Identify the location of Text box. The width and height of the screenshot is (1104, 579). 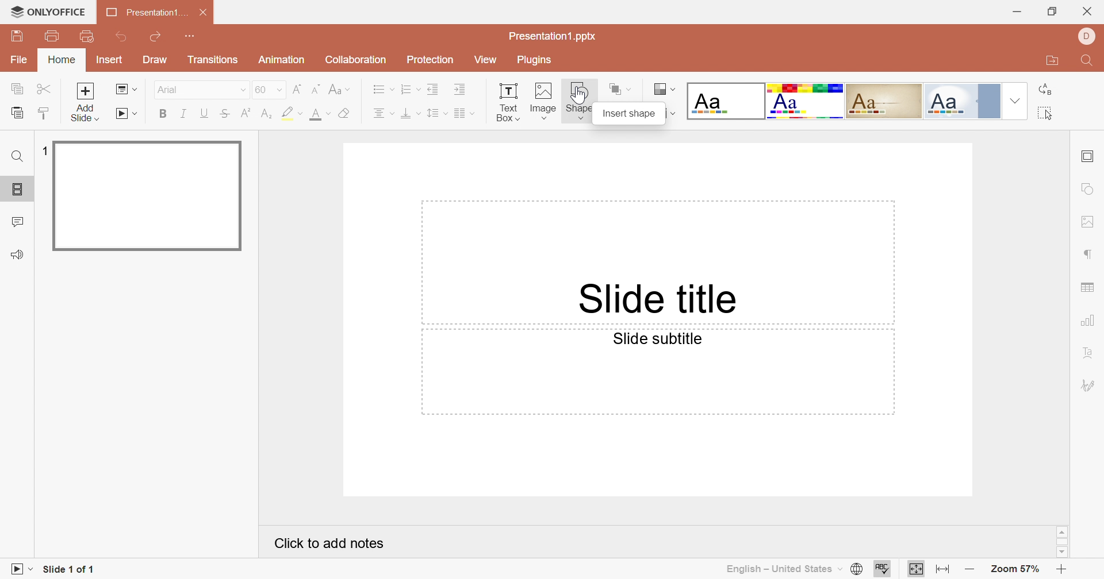
(507, 103).